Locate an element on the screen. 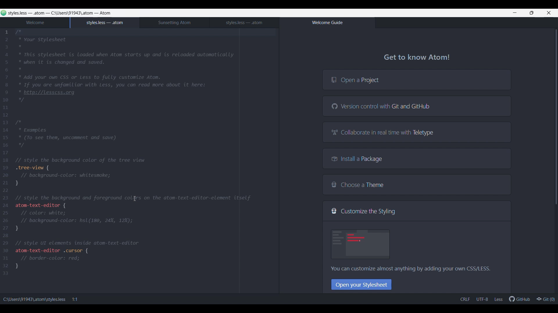 The image size is (558, 313). Open your Stylesheet is located at coordinates (362, 284).